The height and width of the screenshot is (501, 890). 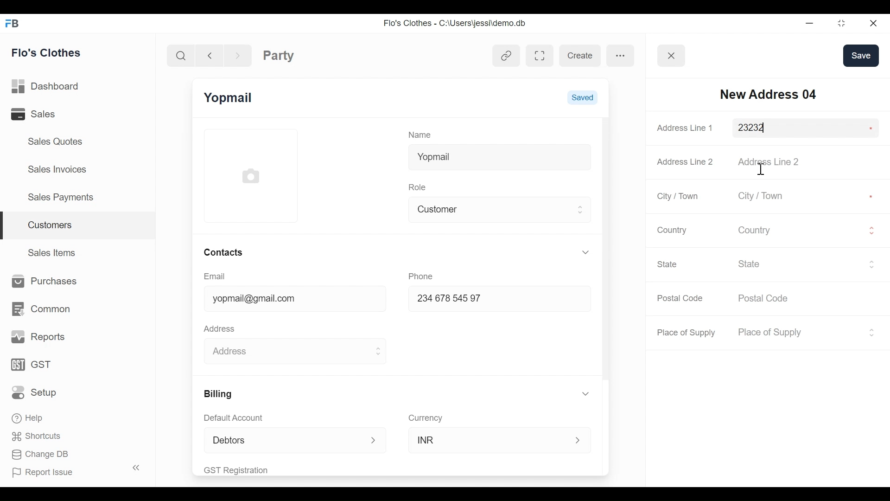 I want to click on Yopmail, so click(x=229, y=98).